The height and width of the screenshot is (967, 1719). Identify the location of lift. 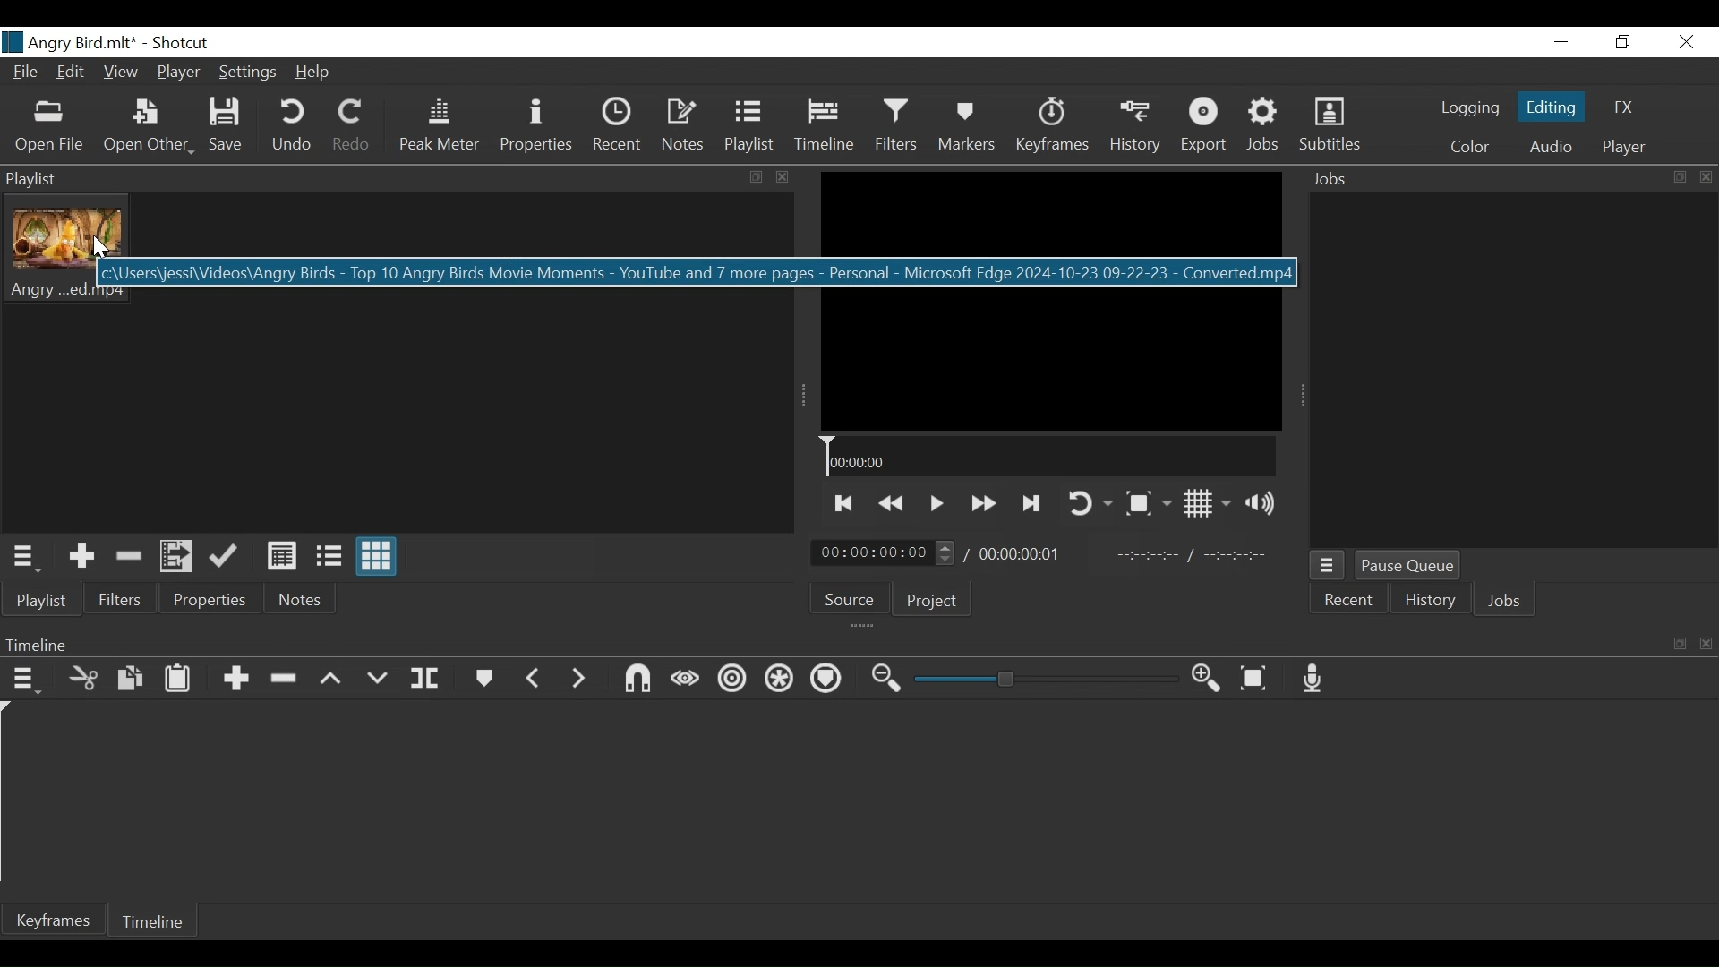
(331, 680).